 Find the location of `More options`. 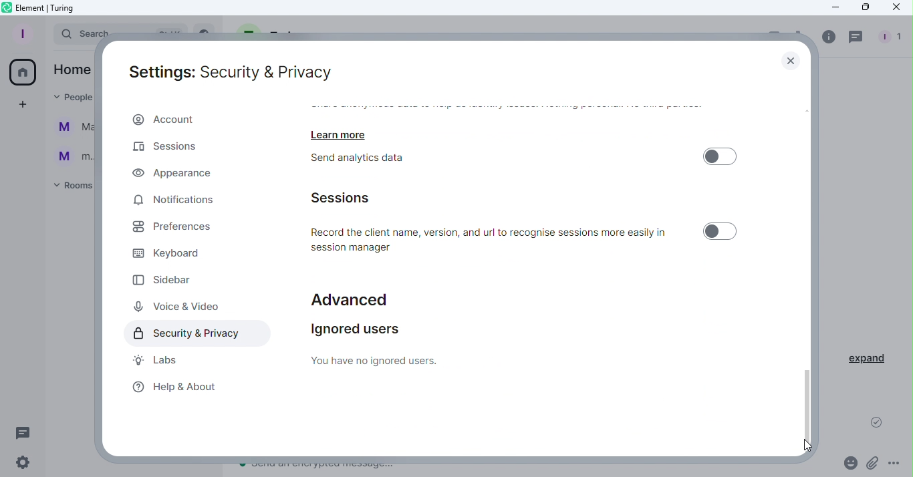

More options is located at coordinates (896, 465).